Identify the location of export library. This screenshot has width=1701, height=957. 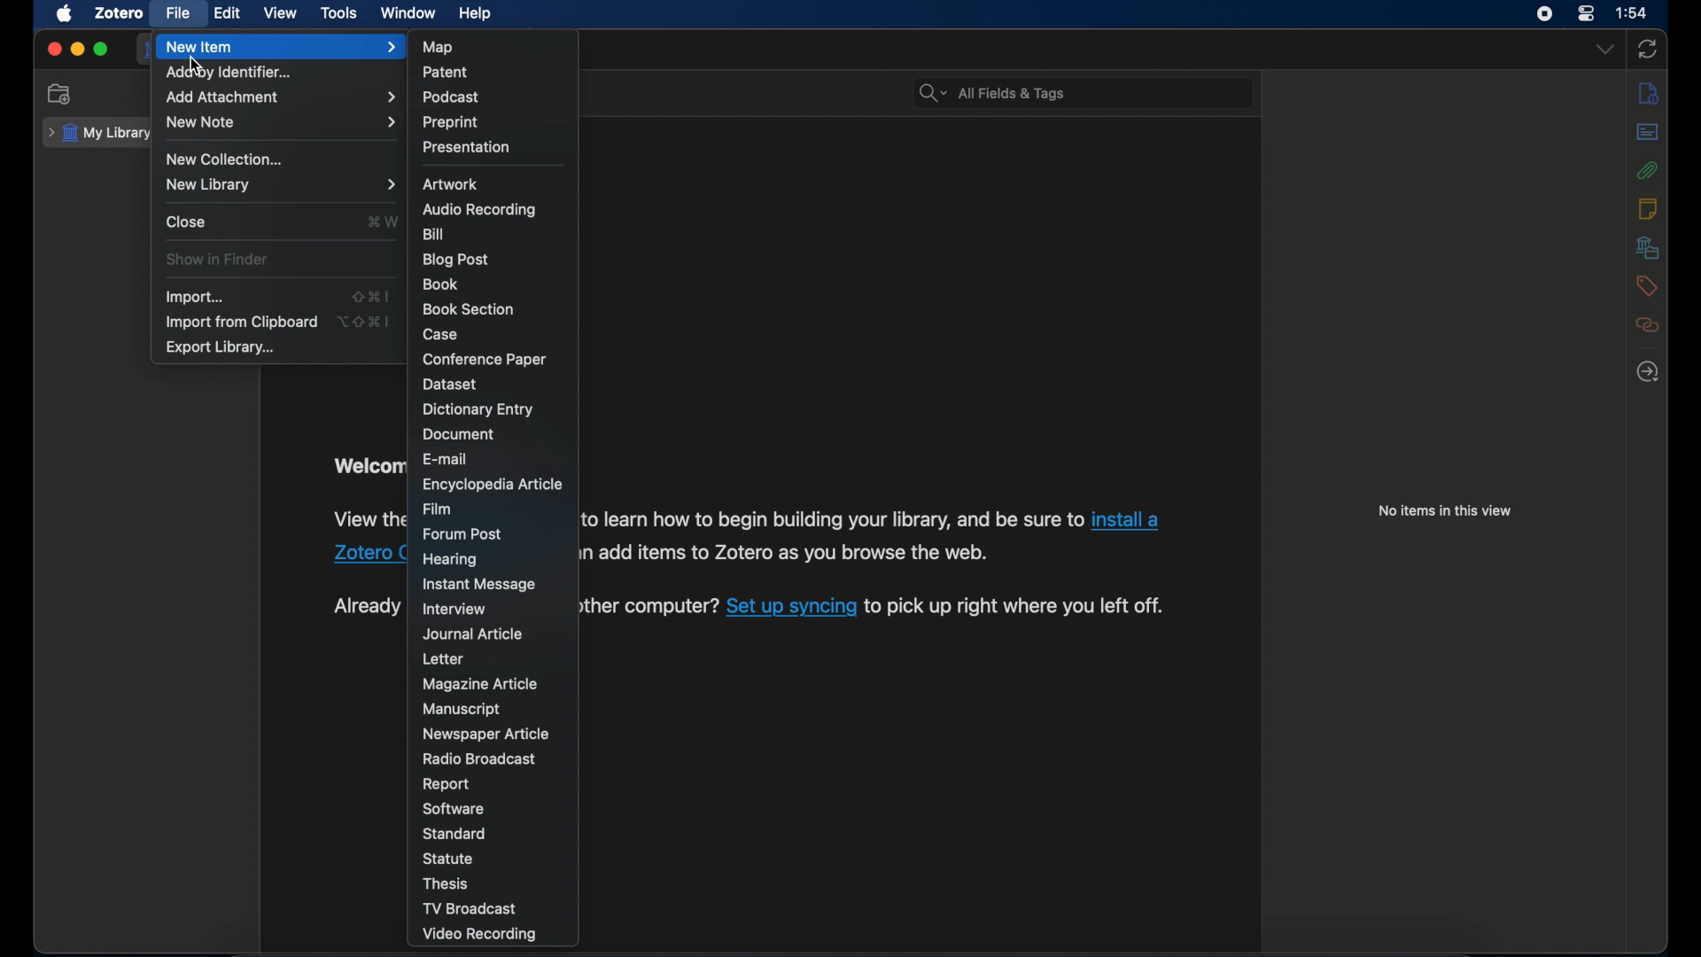
(221, 348).